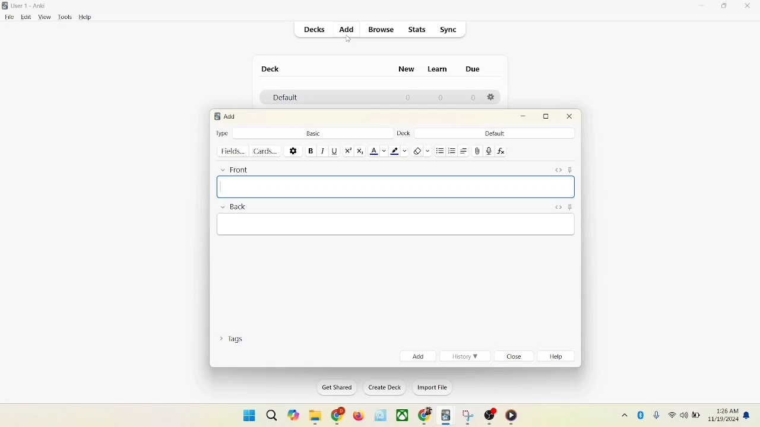 The height and width of the screenshot is (427, 760). Describe the element at coordinates (473, 69) in the screenshot. I see `due` at that location.